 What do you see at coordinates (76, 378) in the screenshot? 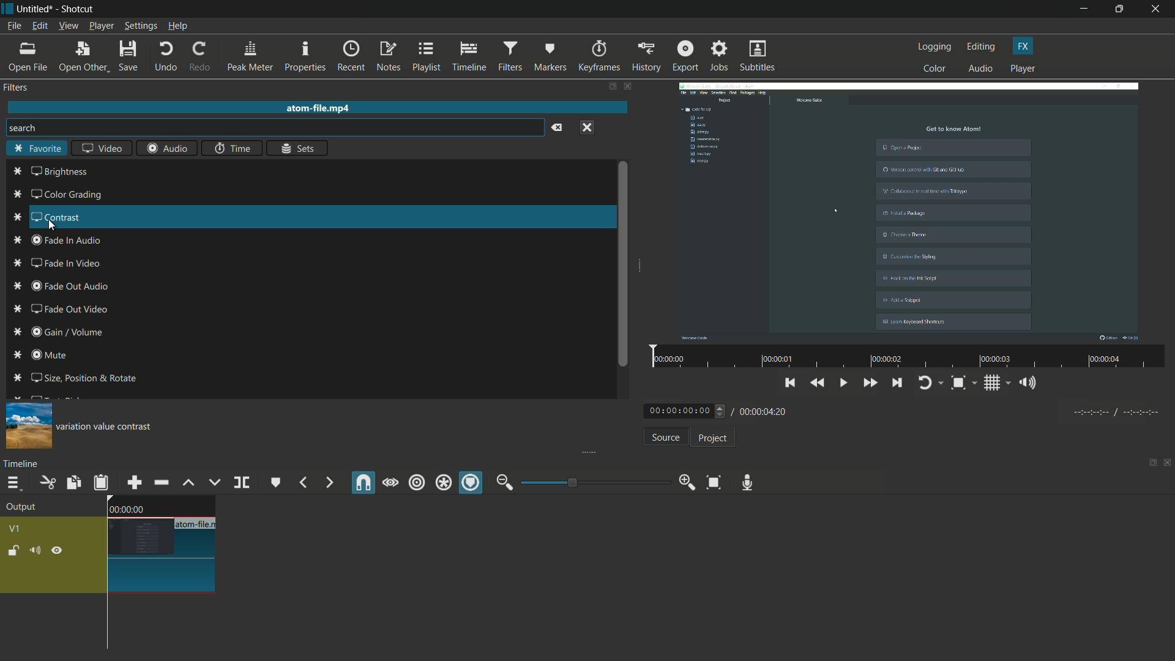
I see `size, position and rotate` at bounding box center [76, 378].